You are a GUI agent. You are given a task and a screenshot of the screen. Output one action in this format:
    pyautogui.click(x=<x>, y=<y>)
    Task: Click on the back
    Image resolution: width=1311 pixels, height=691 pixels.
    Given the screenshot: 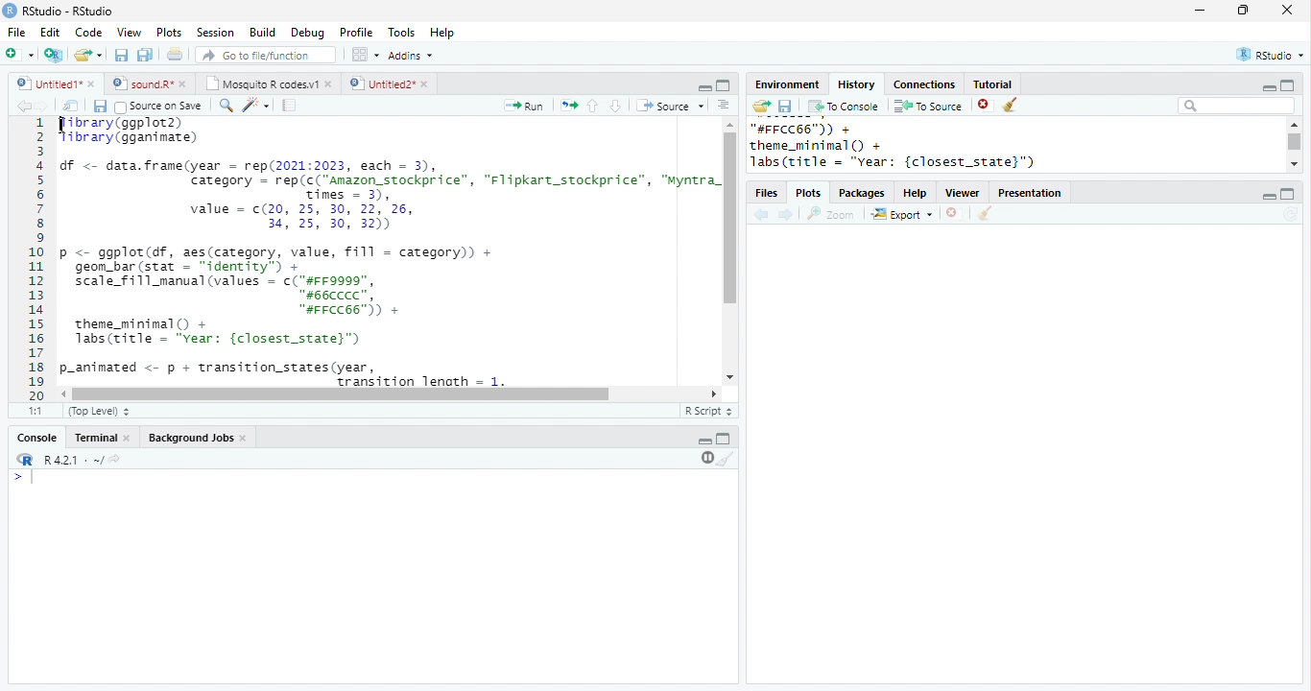 What is the action you would take?
    pyautogui.click(x=22, y=106)
    